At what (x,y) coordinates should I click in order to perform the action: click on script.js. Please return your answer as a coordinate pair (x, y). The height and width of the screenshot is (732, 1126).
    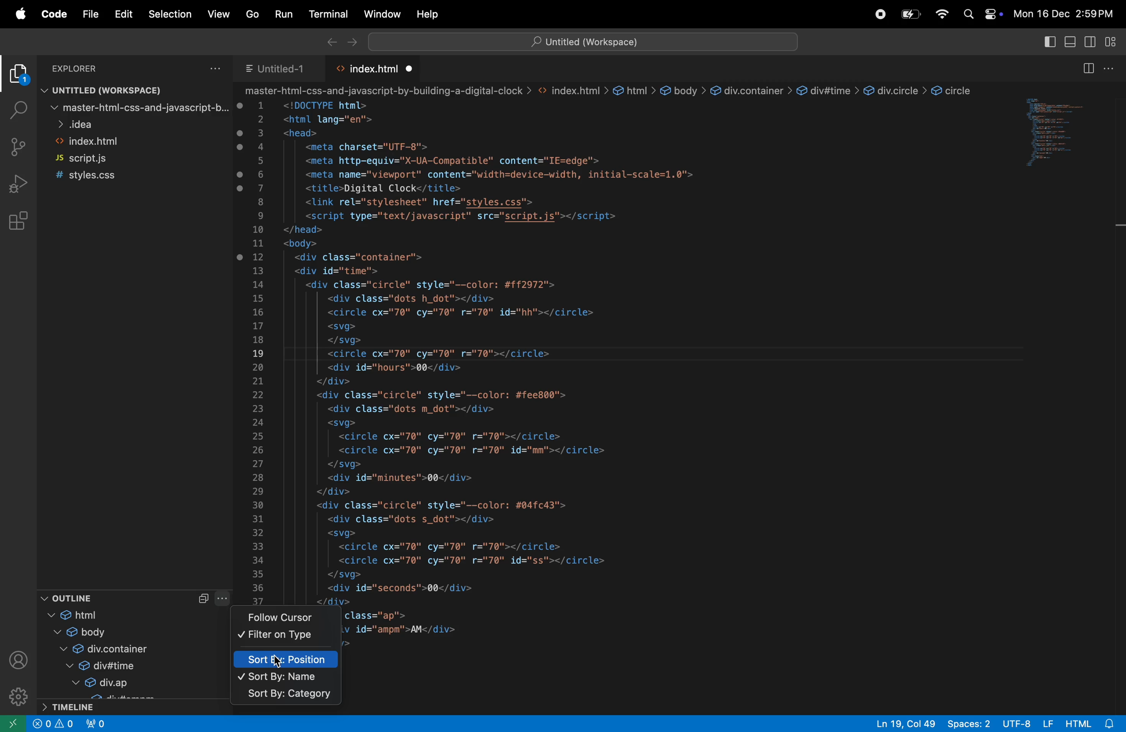
    Looking at the image, I should click on (106, 158).